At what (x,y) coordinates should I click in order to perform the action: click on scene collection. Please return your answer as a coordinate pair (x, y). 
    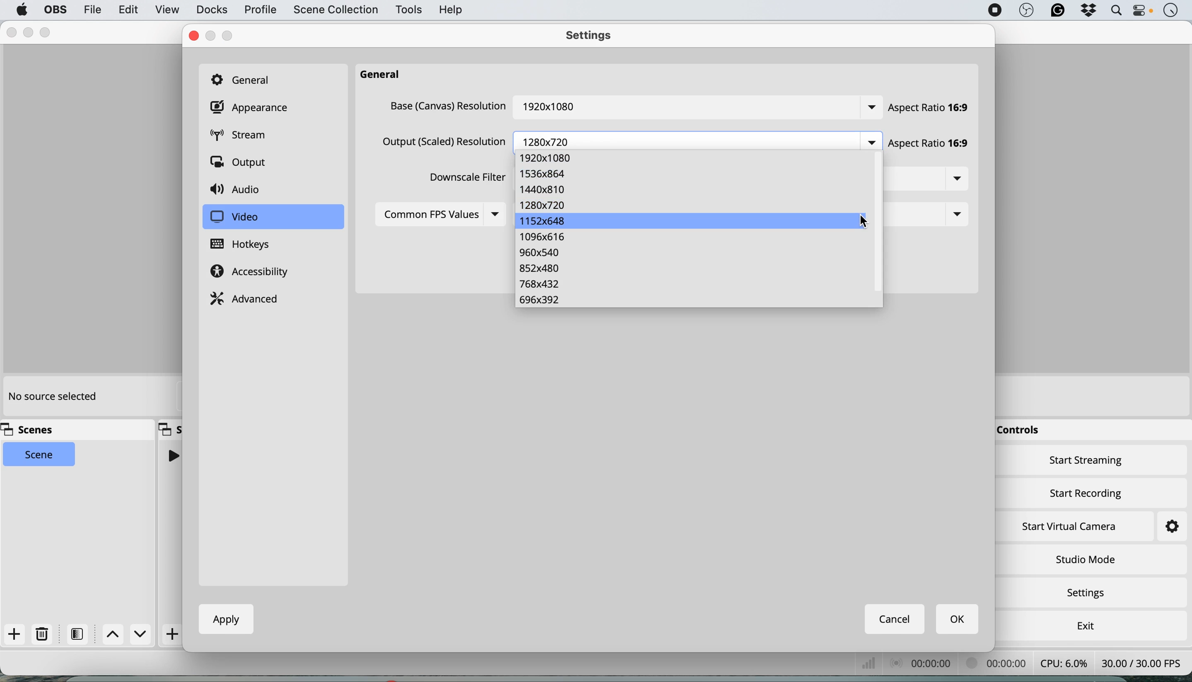
    Looking at the image, I should click on (335, 11).